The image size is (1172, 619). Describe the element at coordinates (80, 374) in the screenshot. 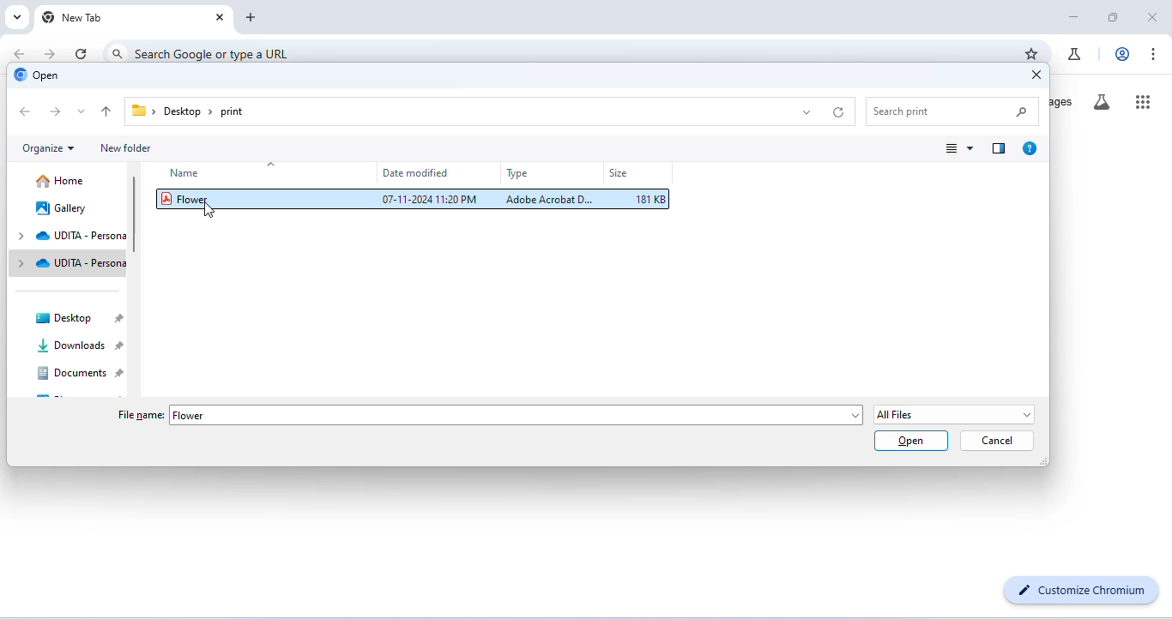

I see `documents` at that location.